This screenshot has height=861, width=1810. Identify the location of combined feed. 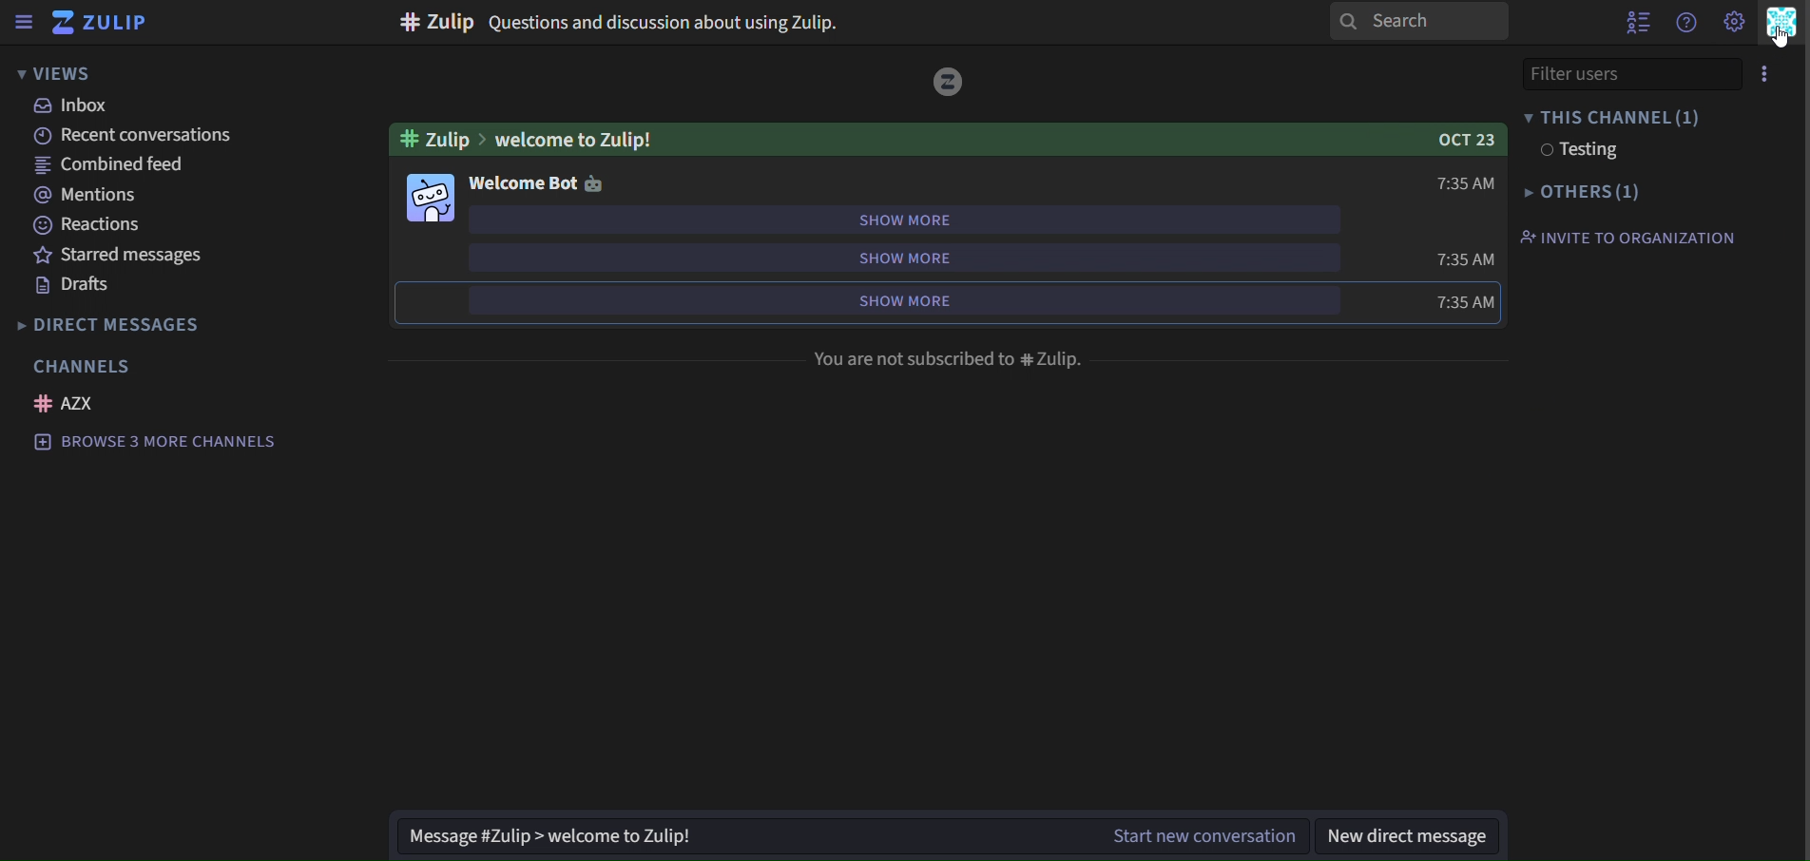
(103, 164).